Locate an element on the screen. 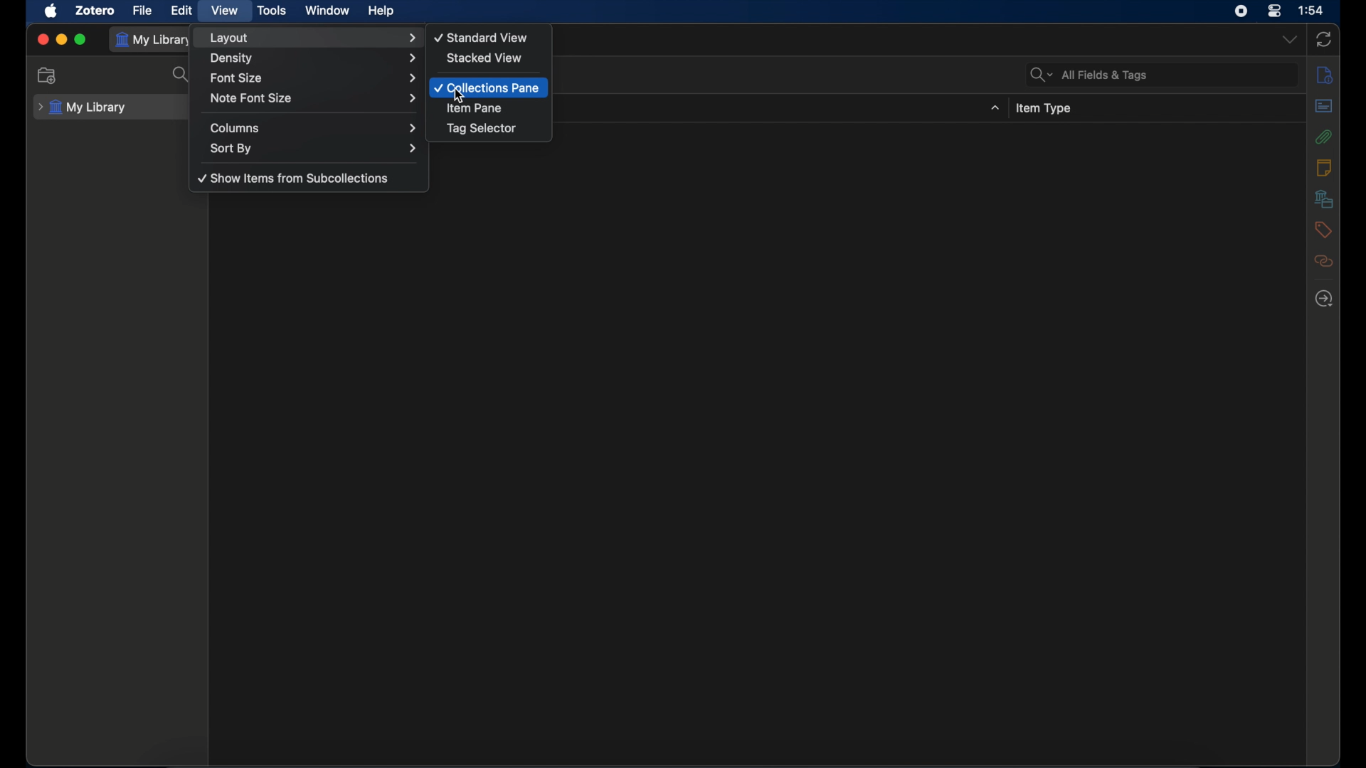  abstract is located at coordinates (1325, 107).